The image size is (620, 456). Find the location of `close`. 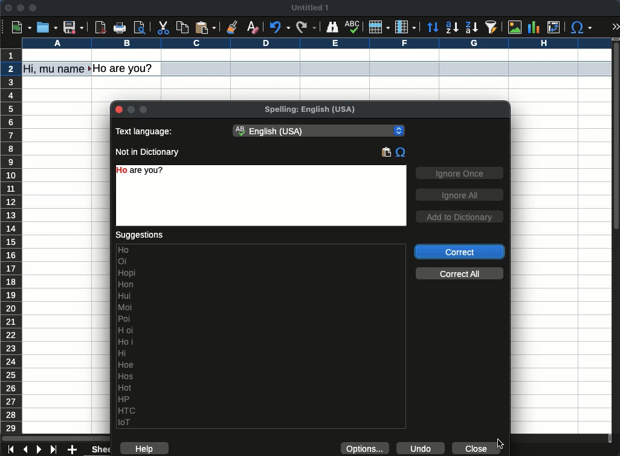

close is located at coordinates (8, 8).